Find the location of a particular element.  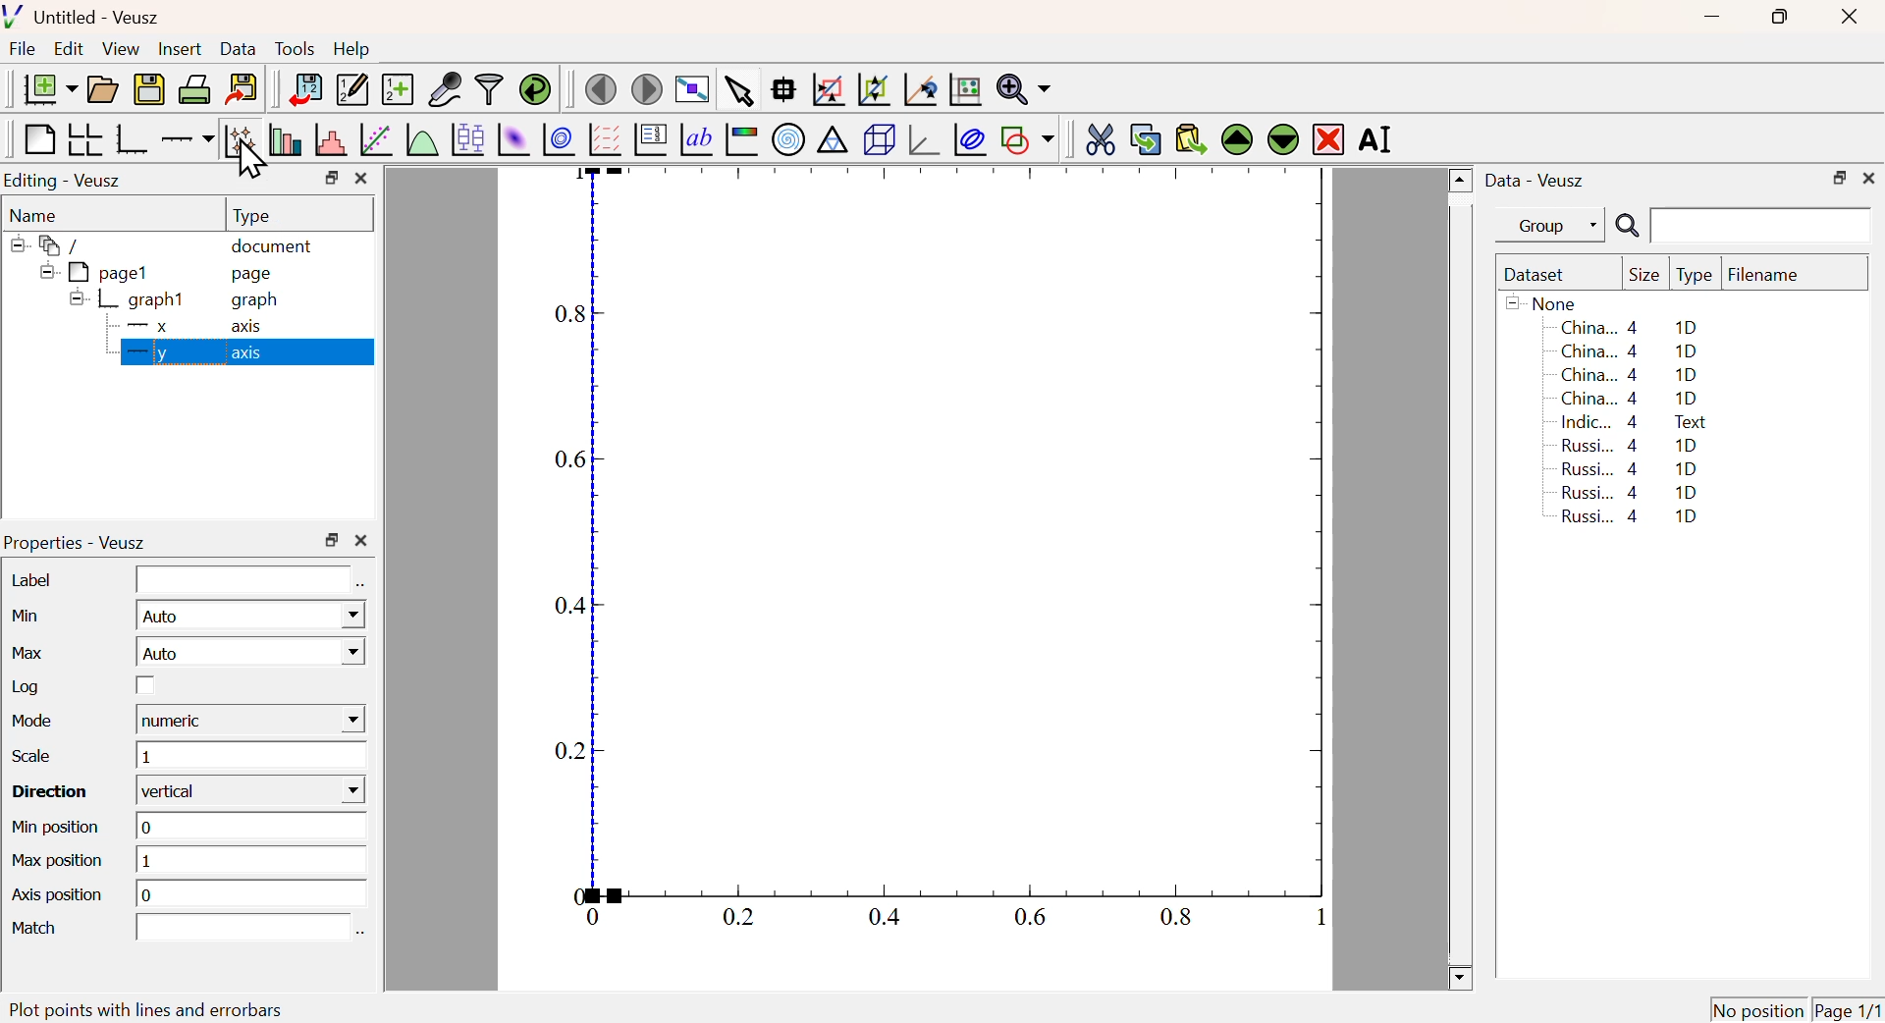

View is located at coordinates (120, 50).